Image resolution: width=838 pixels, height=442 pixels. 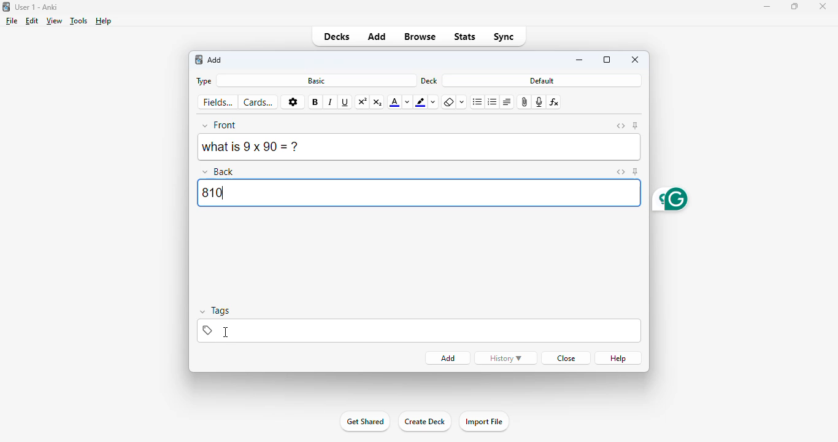 I want to click on minimize, so click(x=580, y=61).